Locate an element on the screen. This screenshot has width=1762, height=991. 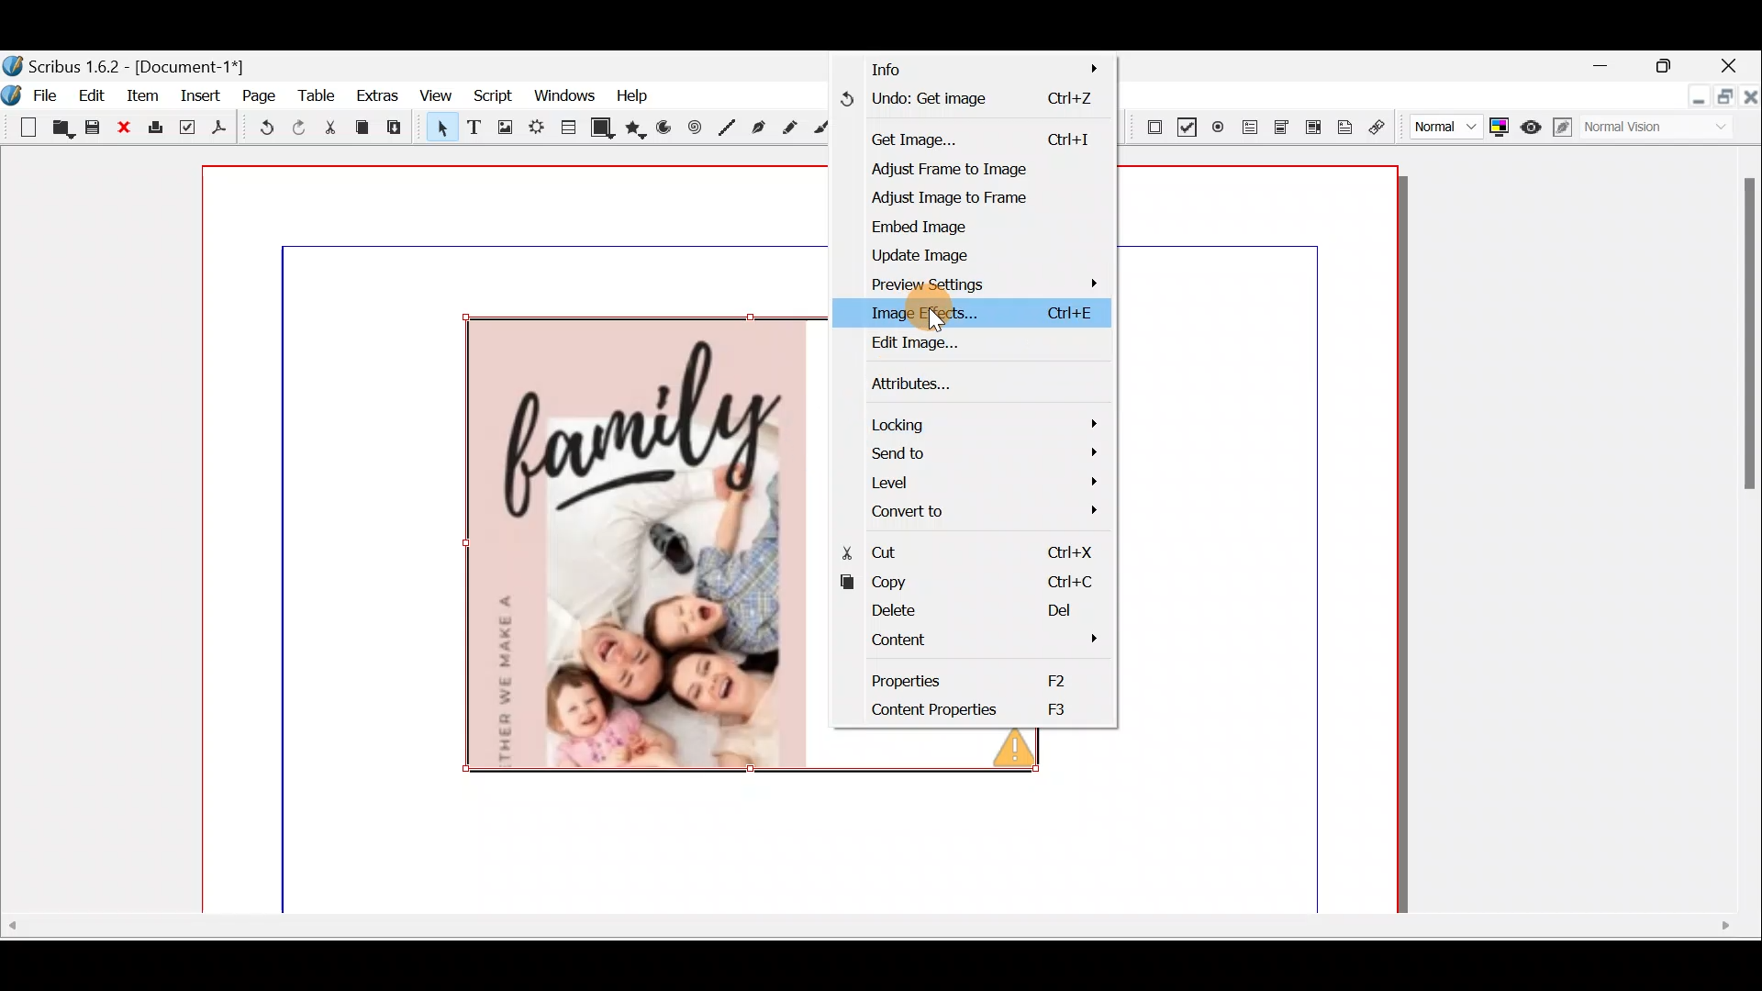
Line is located at coordinates (728, 128).